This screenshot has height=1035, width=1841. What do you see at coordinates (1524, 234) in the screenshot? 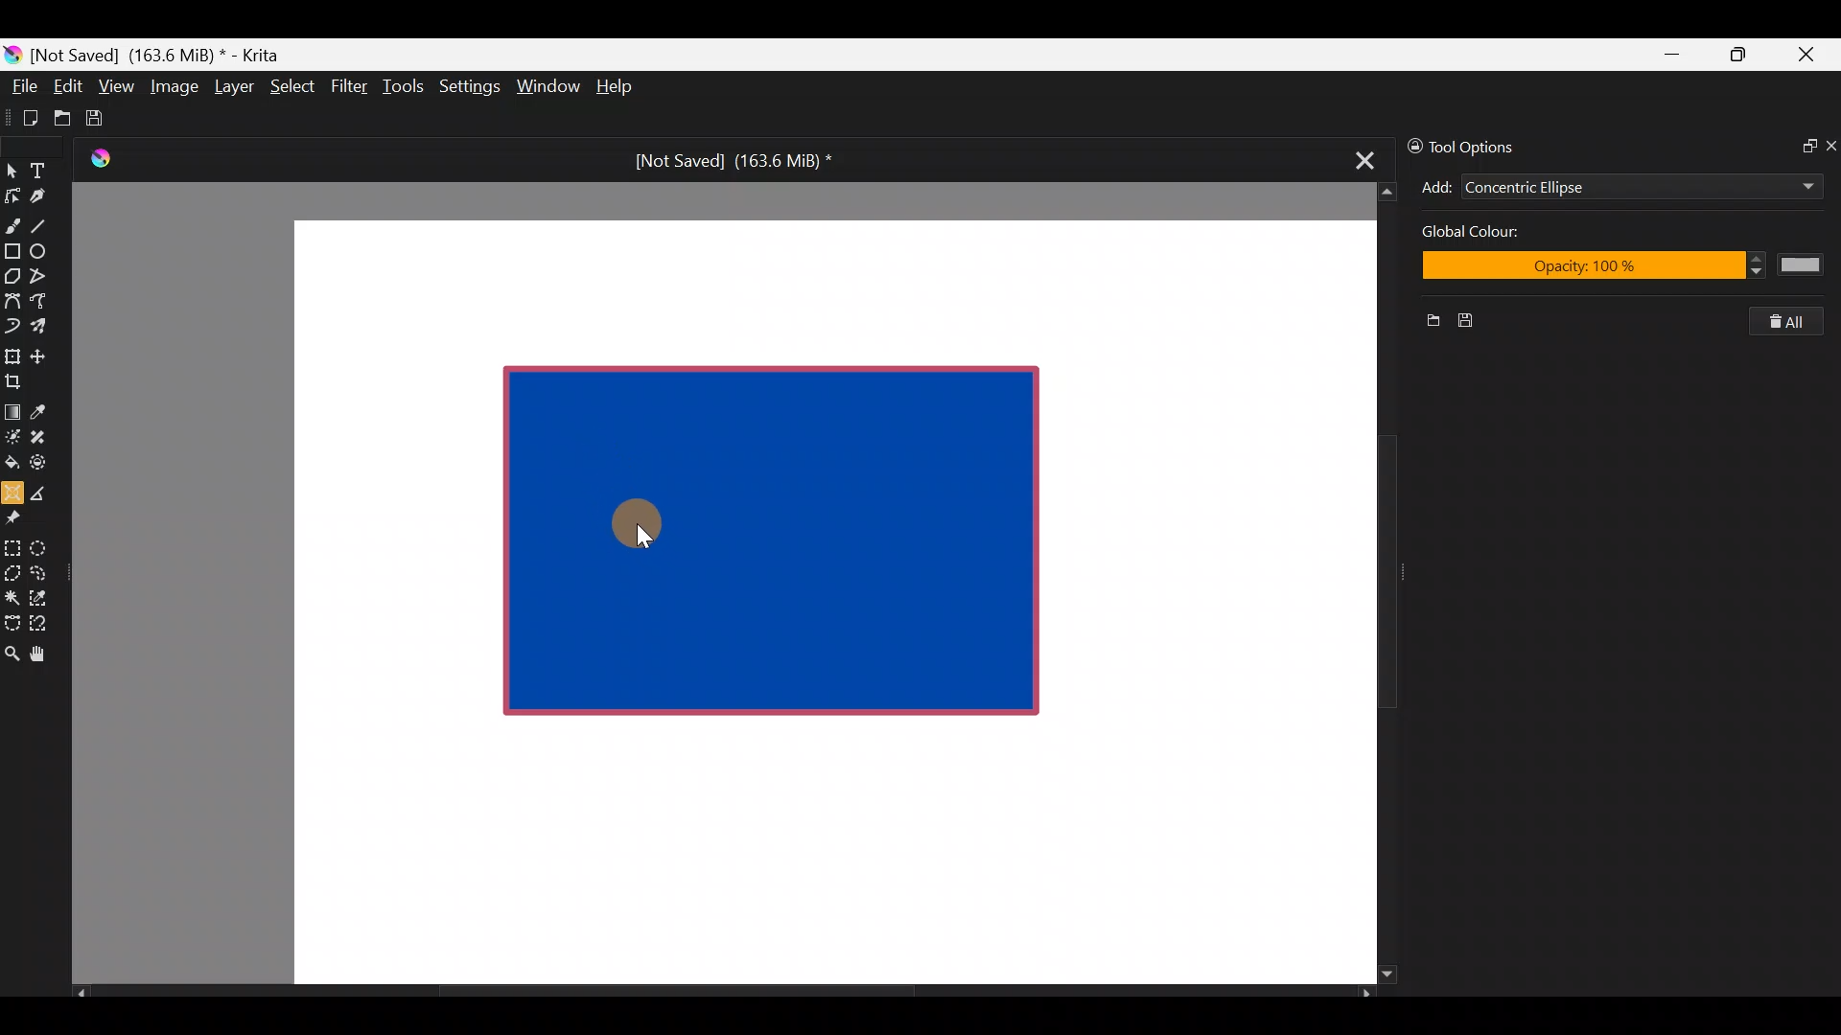
I see `Global color` at bounding box center [1524, 234].